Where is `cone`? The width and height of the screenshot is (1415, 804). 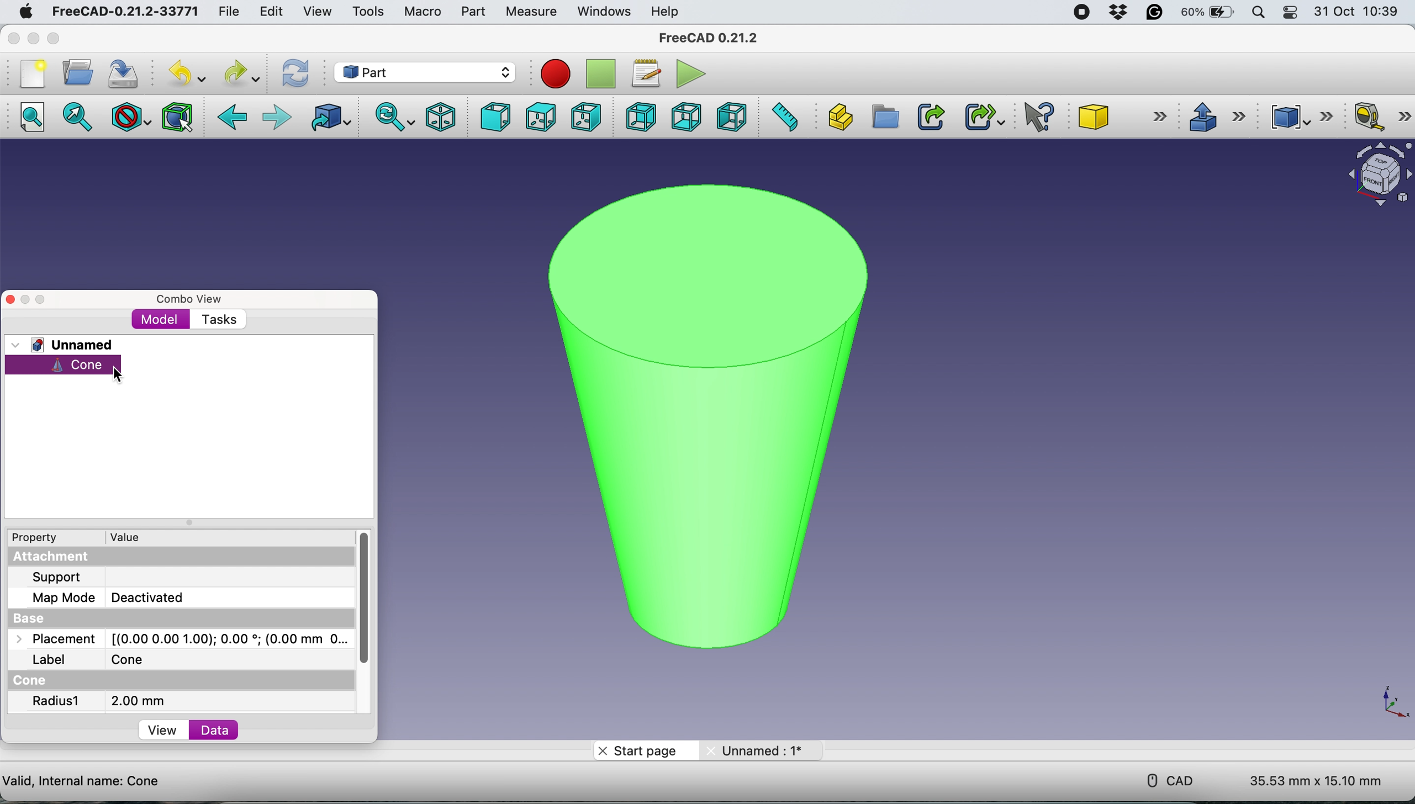 cone is located at coordinates (34, 681).